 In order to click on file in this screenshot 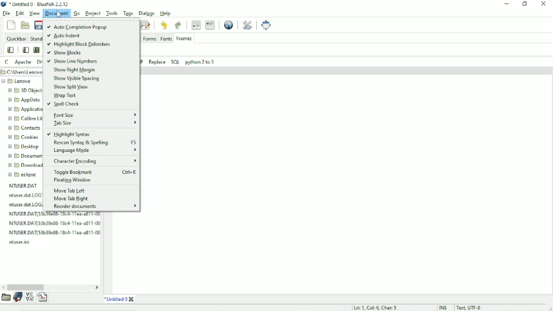, I will do `click(54, 223)`.